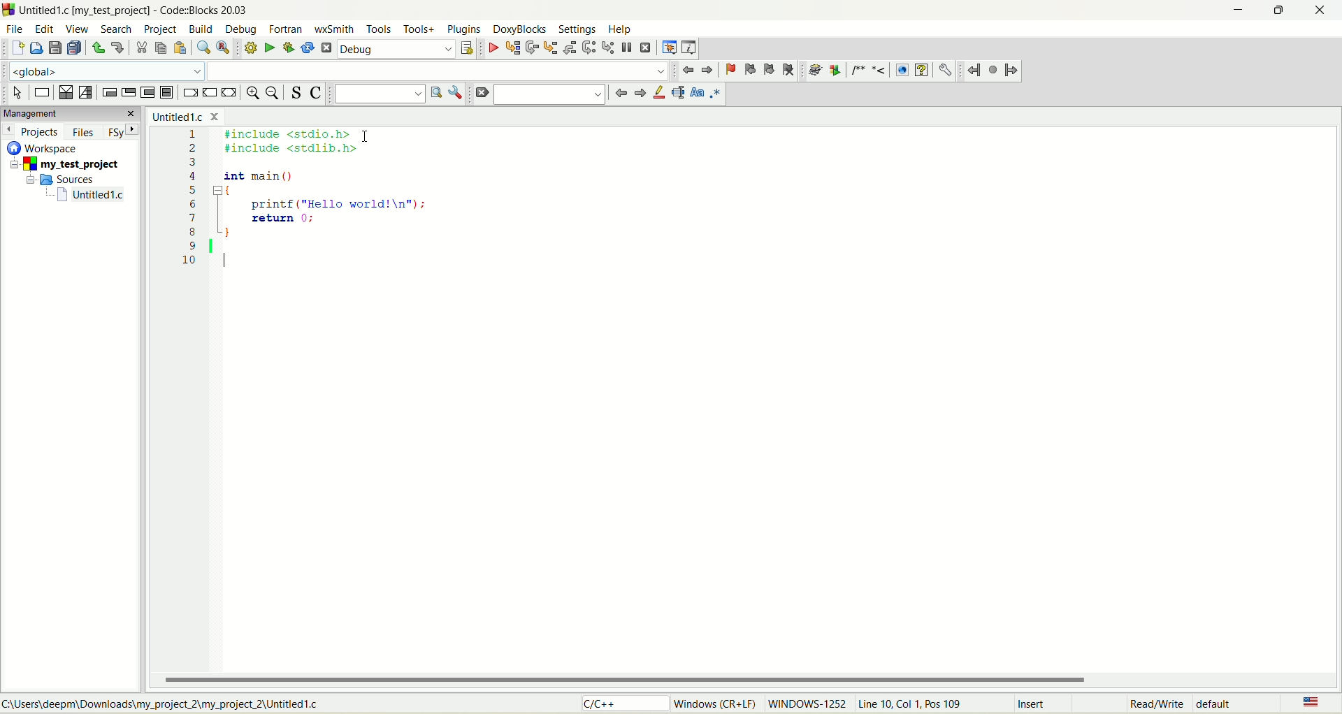  I want to click on Code completion compiler, so click(336, 71).